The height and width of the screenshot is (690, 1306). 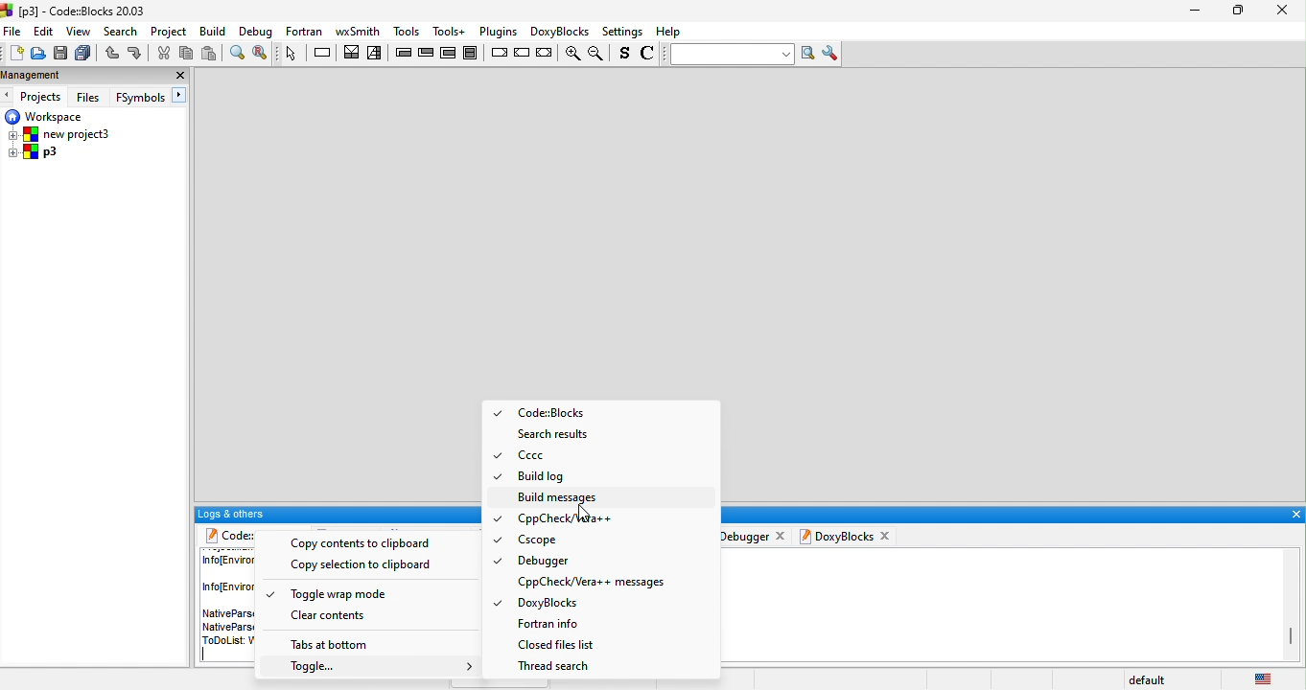 What do you see at coordinates (832, 54) in the screenshot?
I see `show options window` at bounding box center [832, 54].